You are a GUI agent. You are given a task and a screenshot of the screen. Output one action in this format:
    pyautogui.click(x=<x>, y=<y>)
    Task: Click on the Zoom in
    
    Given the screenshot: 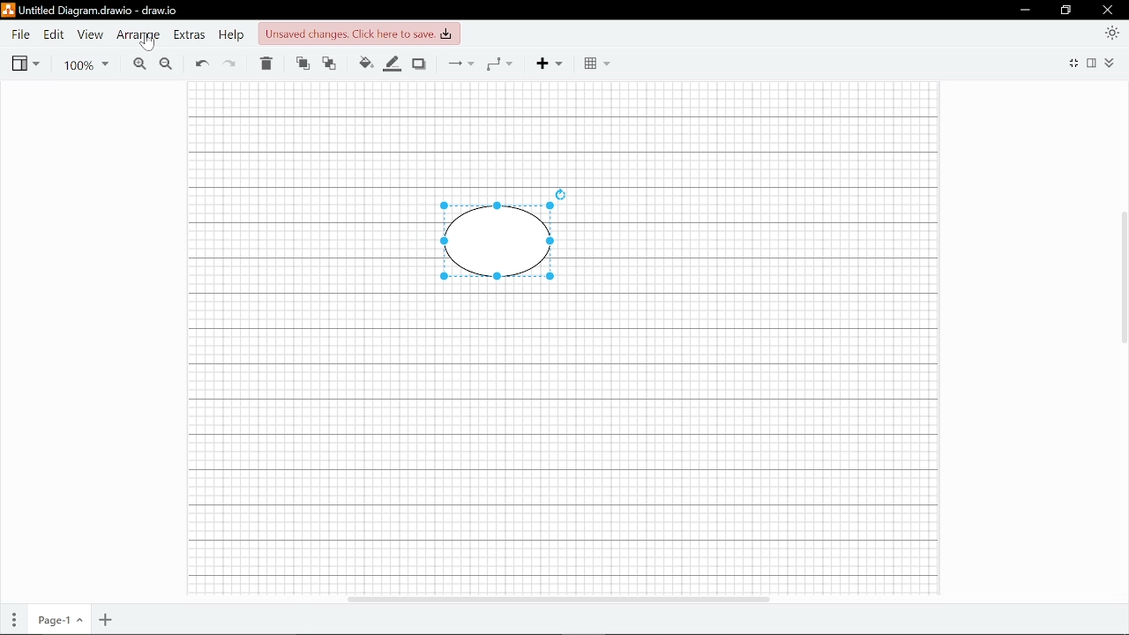 What is the action you would take?
    pyautogui.click(x=138, y=64)
    